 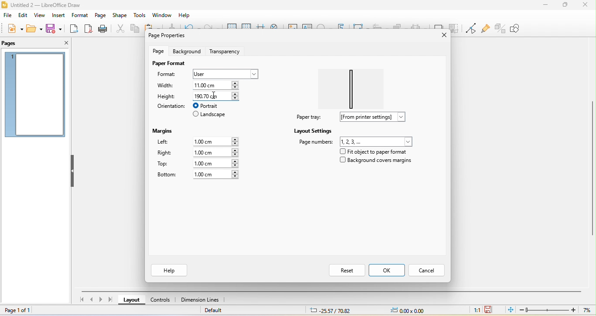 What do you see at coordinates (484, 29) in the screenshot?
I see `show gluepoint function` at bounding box center [484, 29].